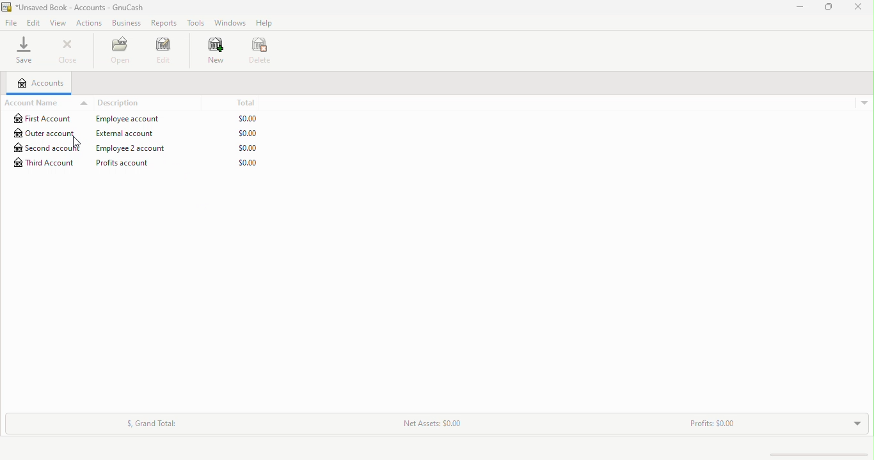  Describe the element at coordinates (138, 133) in the screenshot. I see `Outer account` at that location.